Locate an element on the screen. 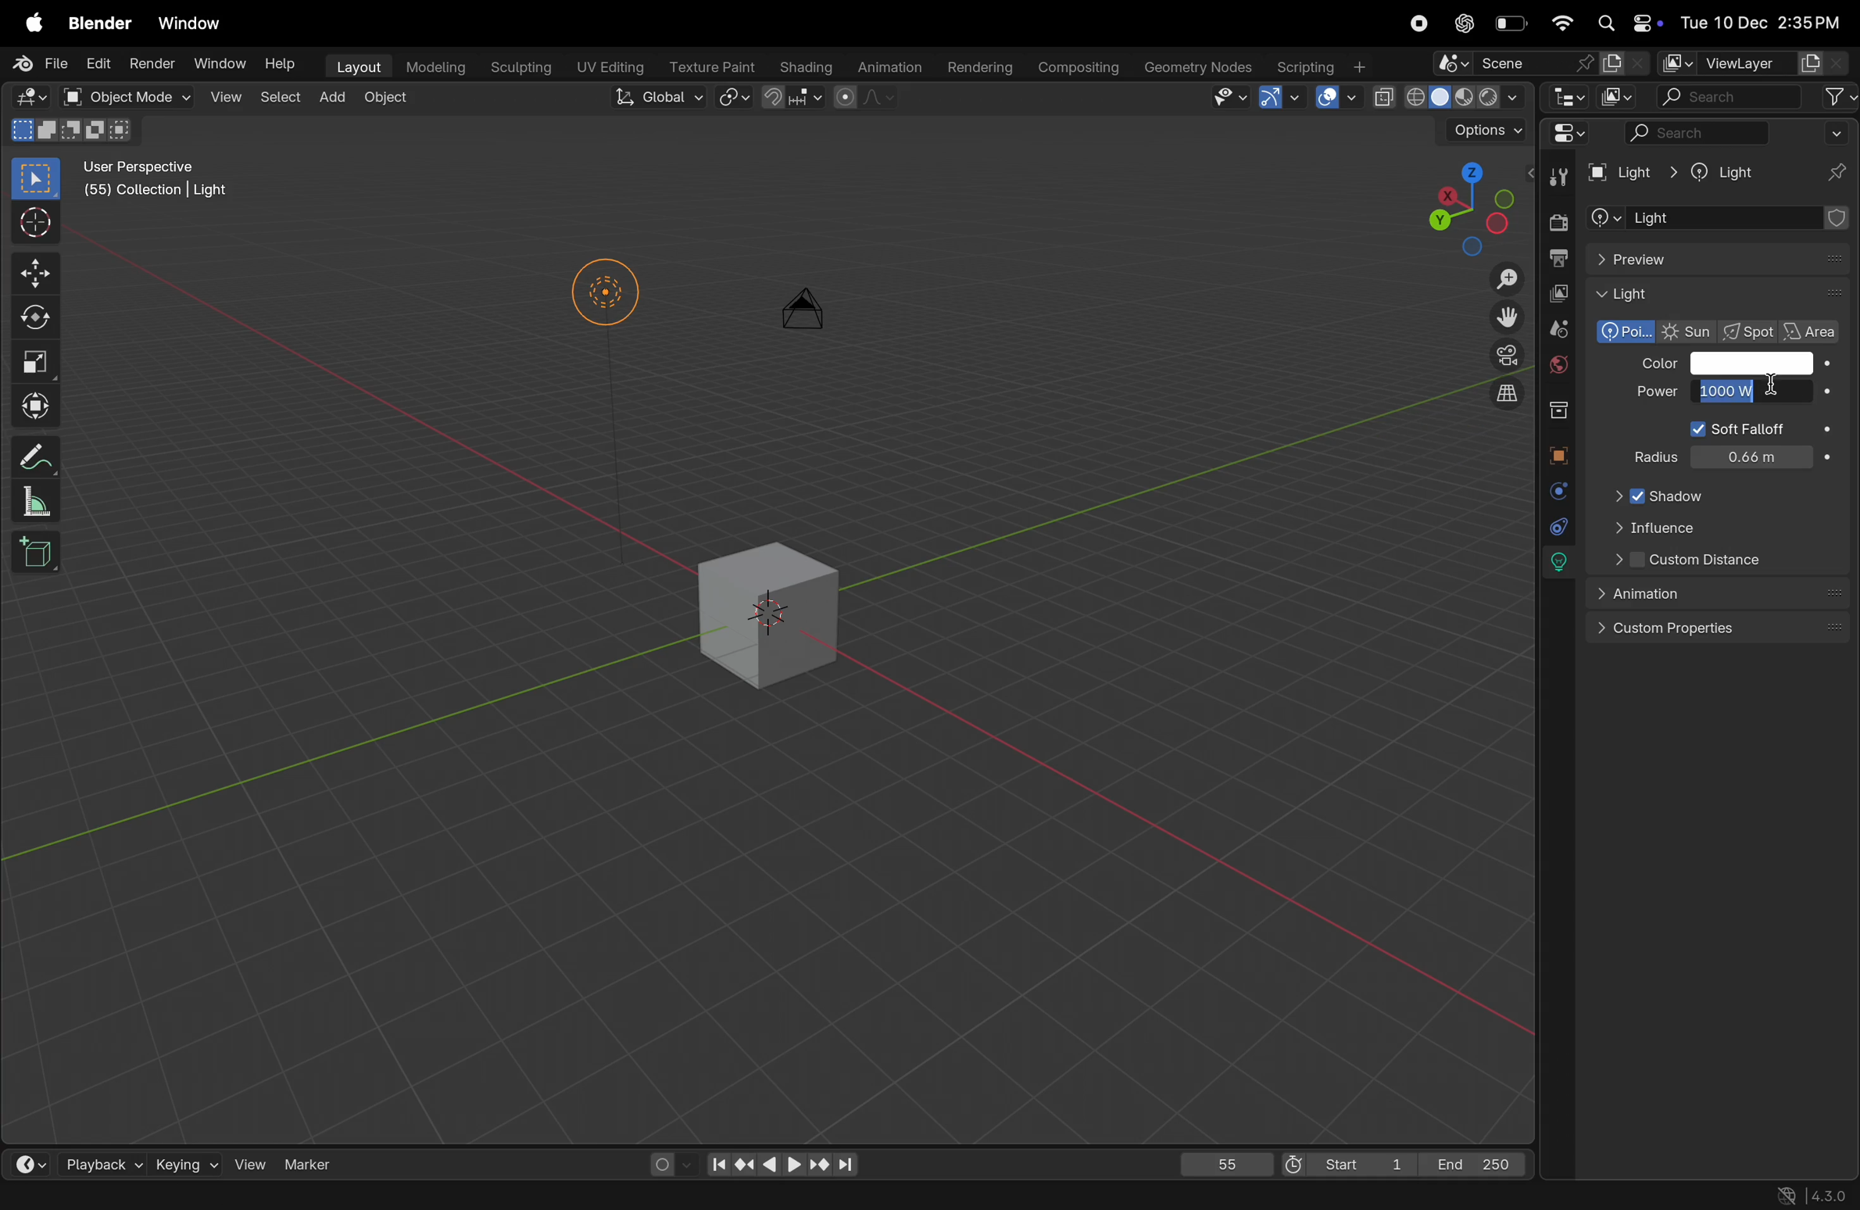 This screenshot has width=1860, height=1210. Objects is located at coordinates (284, 1197).